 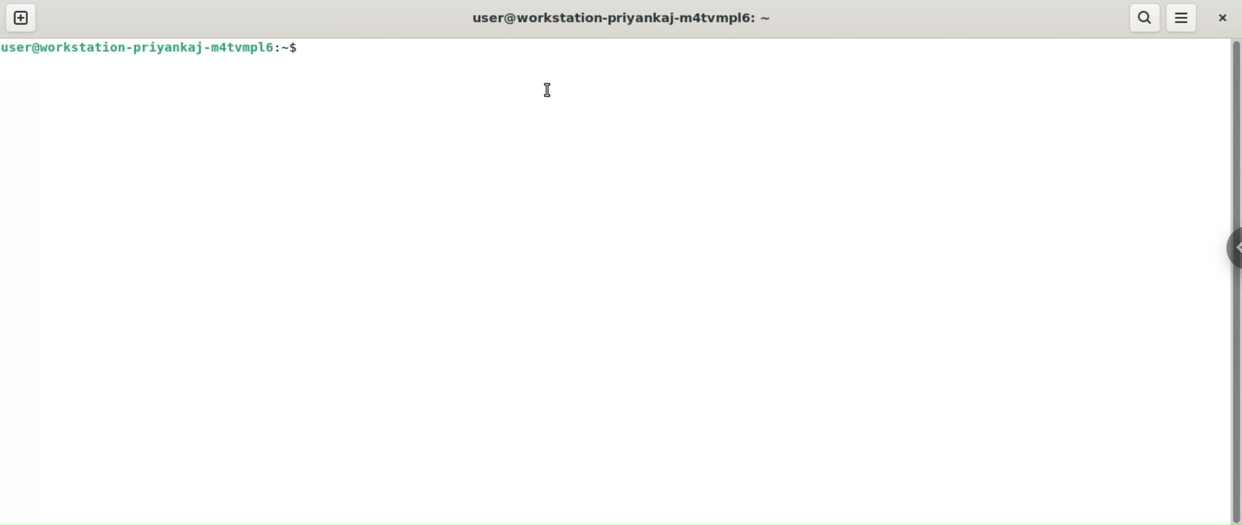 What do you see at coordinates (631, 17) in the screenshot?
I see `user@workstation-priyankaj-m4tvmplé:~` at bounding box center [631, 17].